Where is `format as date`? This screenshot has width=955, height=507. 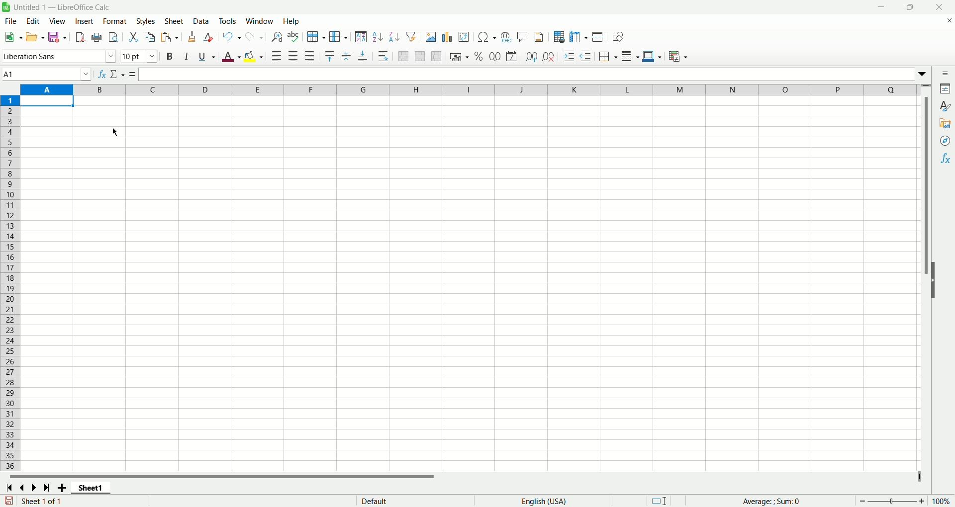
format as date is located at coordinates (513, 56).